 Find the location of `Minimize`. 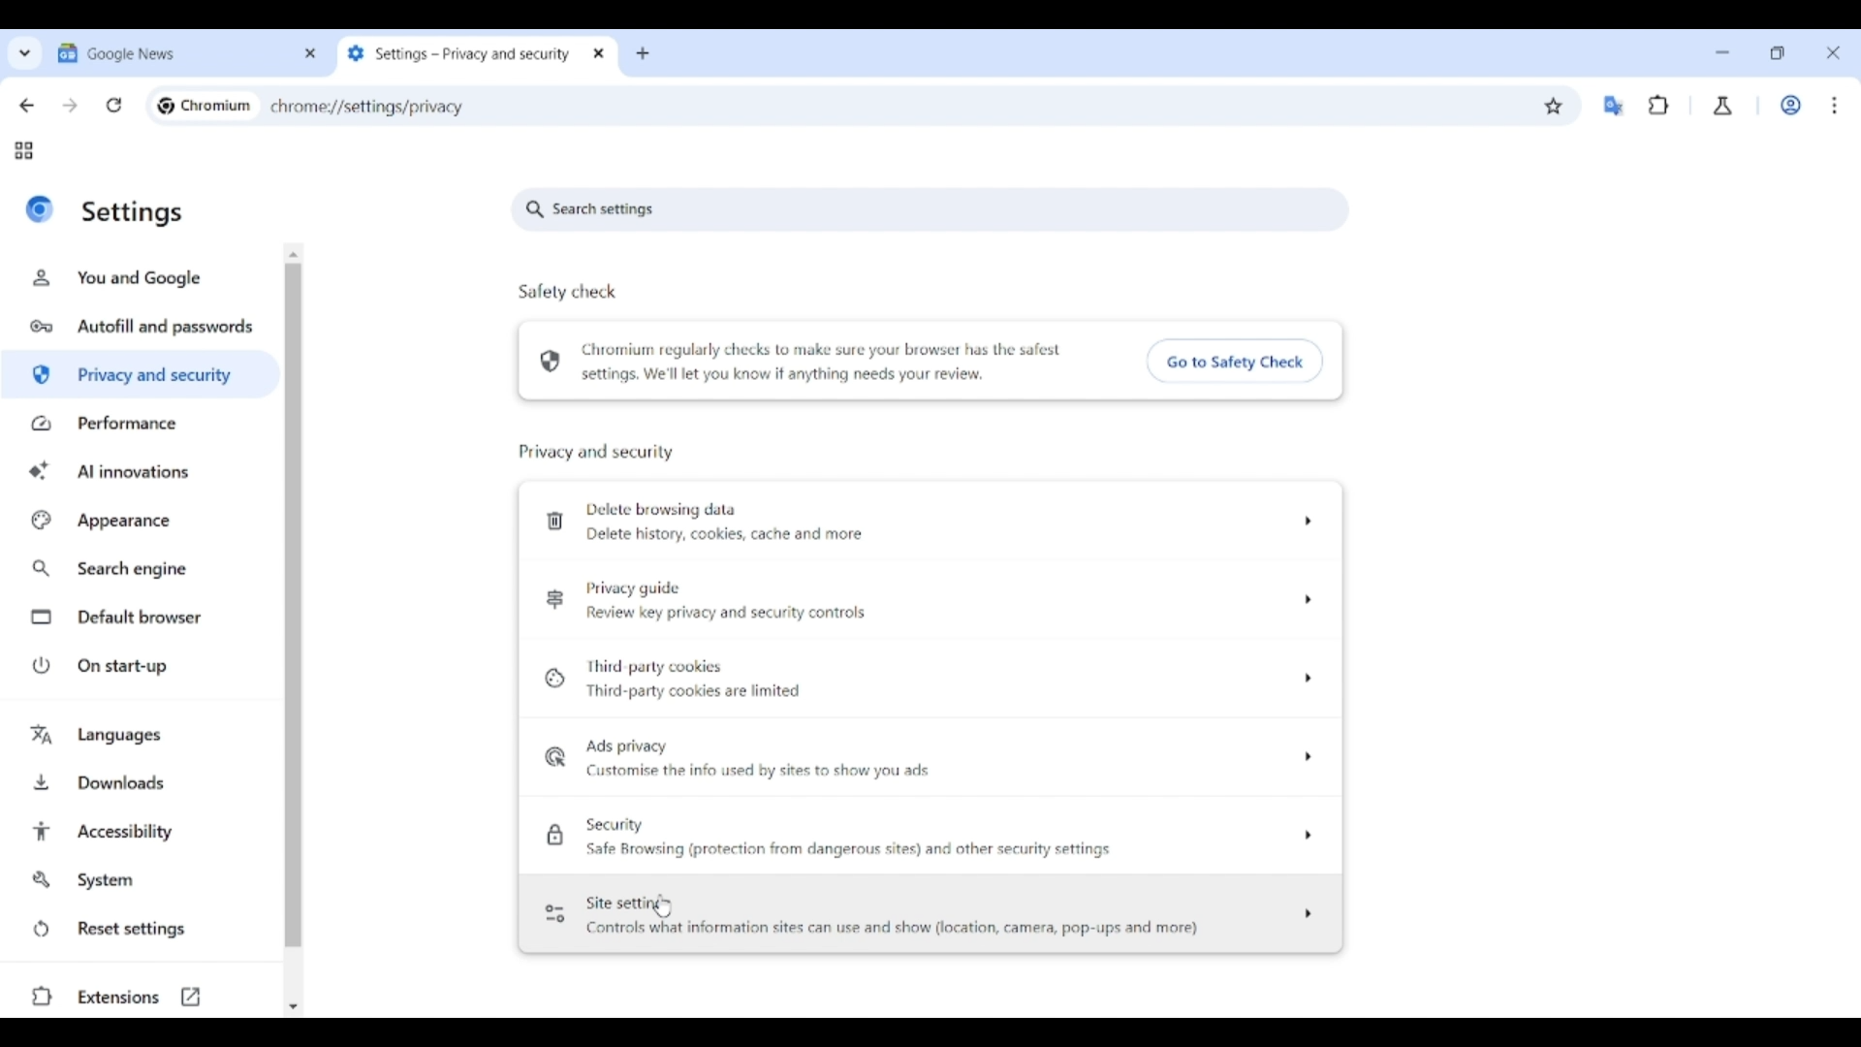

Minimize is located at coordinates (1722, 52).